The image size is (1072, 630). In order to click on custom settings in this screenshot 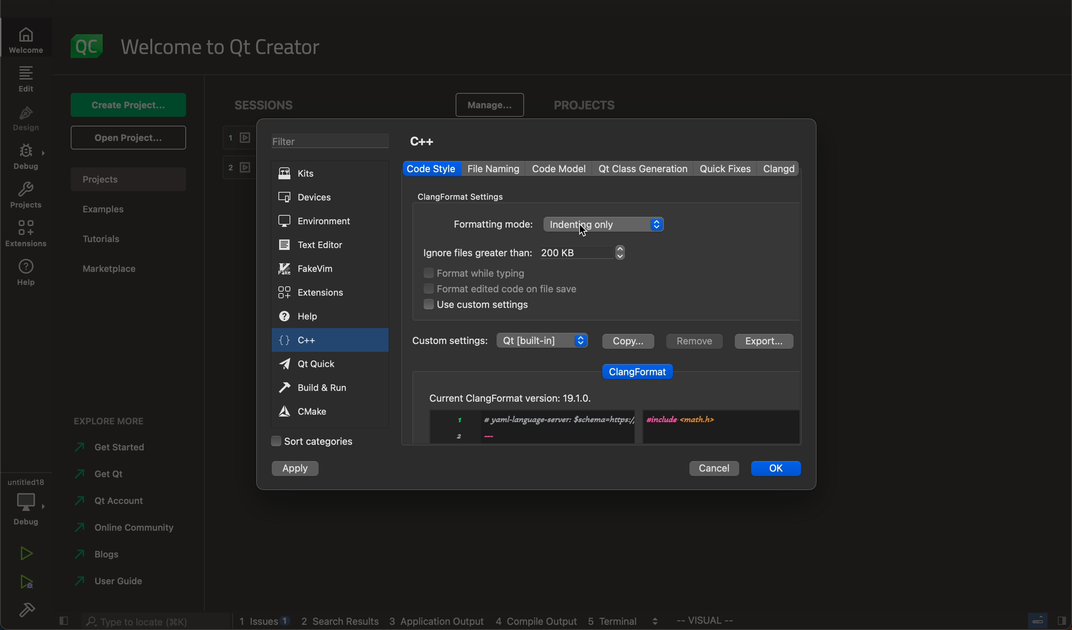, I will do `click(476, 305)`.